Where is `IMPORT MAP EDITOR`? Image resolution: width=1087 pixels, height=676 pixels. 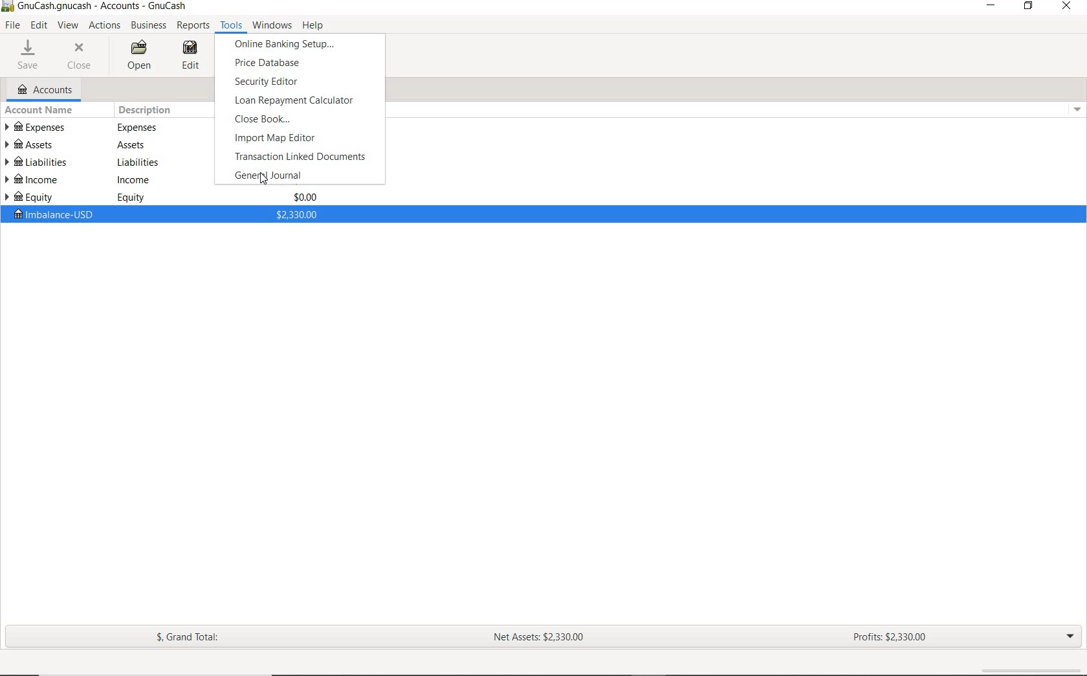
IMPORT MAP EDITOR is located at coordinates (300, 138).